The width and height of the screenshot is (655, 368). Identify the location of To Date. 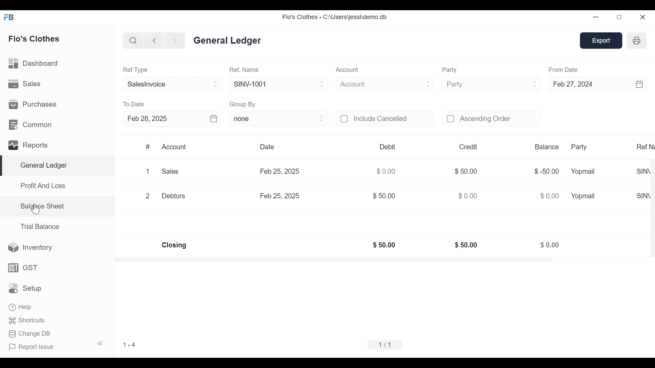
(134, 104).